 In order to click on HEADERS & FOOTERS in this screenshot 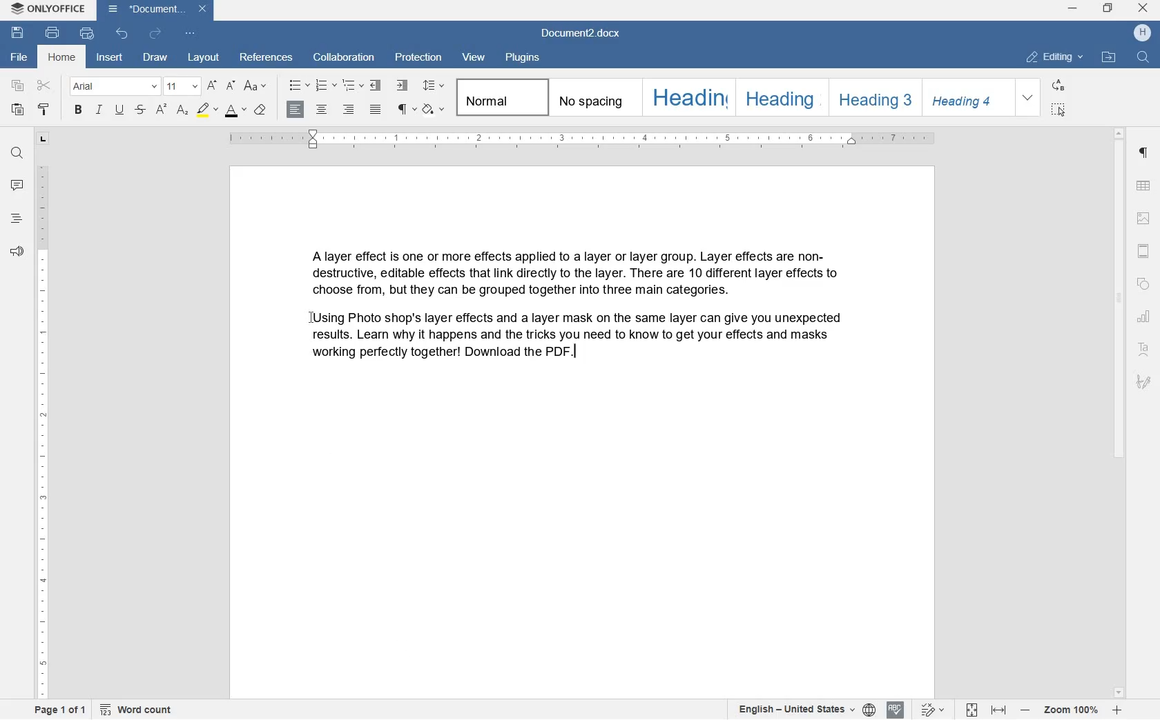, I will do `click(1144, 253)`.